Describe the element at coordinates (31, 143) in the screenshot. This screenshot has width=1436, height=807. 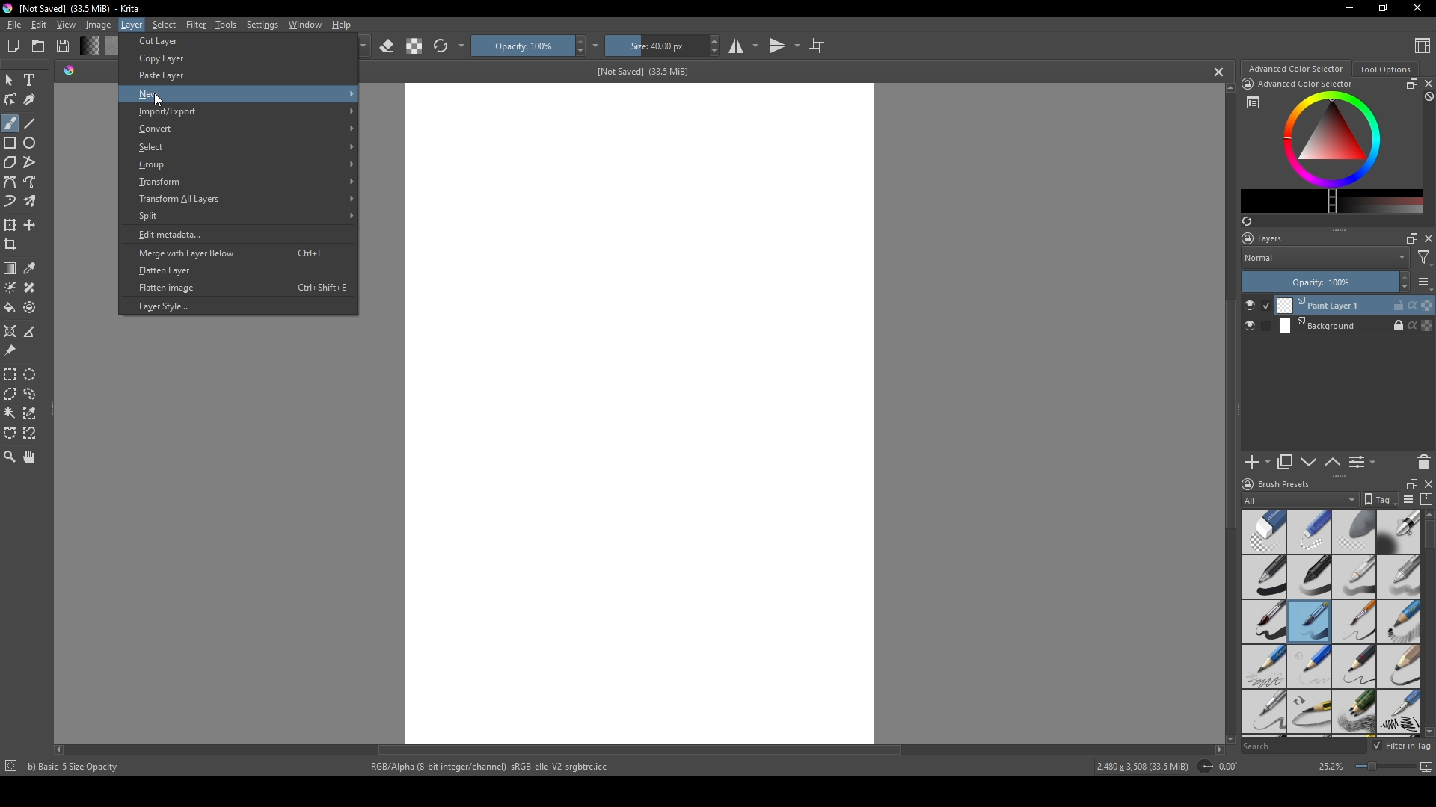
I see `ellipse` at that location.